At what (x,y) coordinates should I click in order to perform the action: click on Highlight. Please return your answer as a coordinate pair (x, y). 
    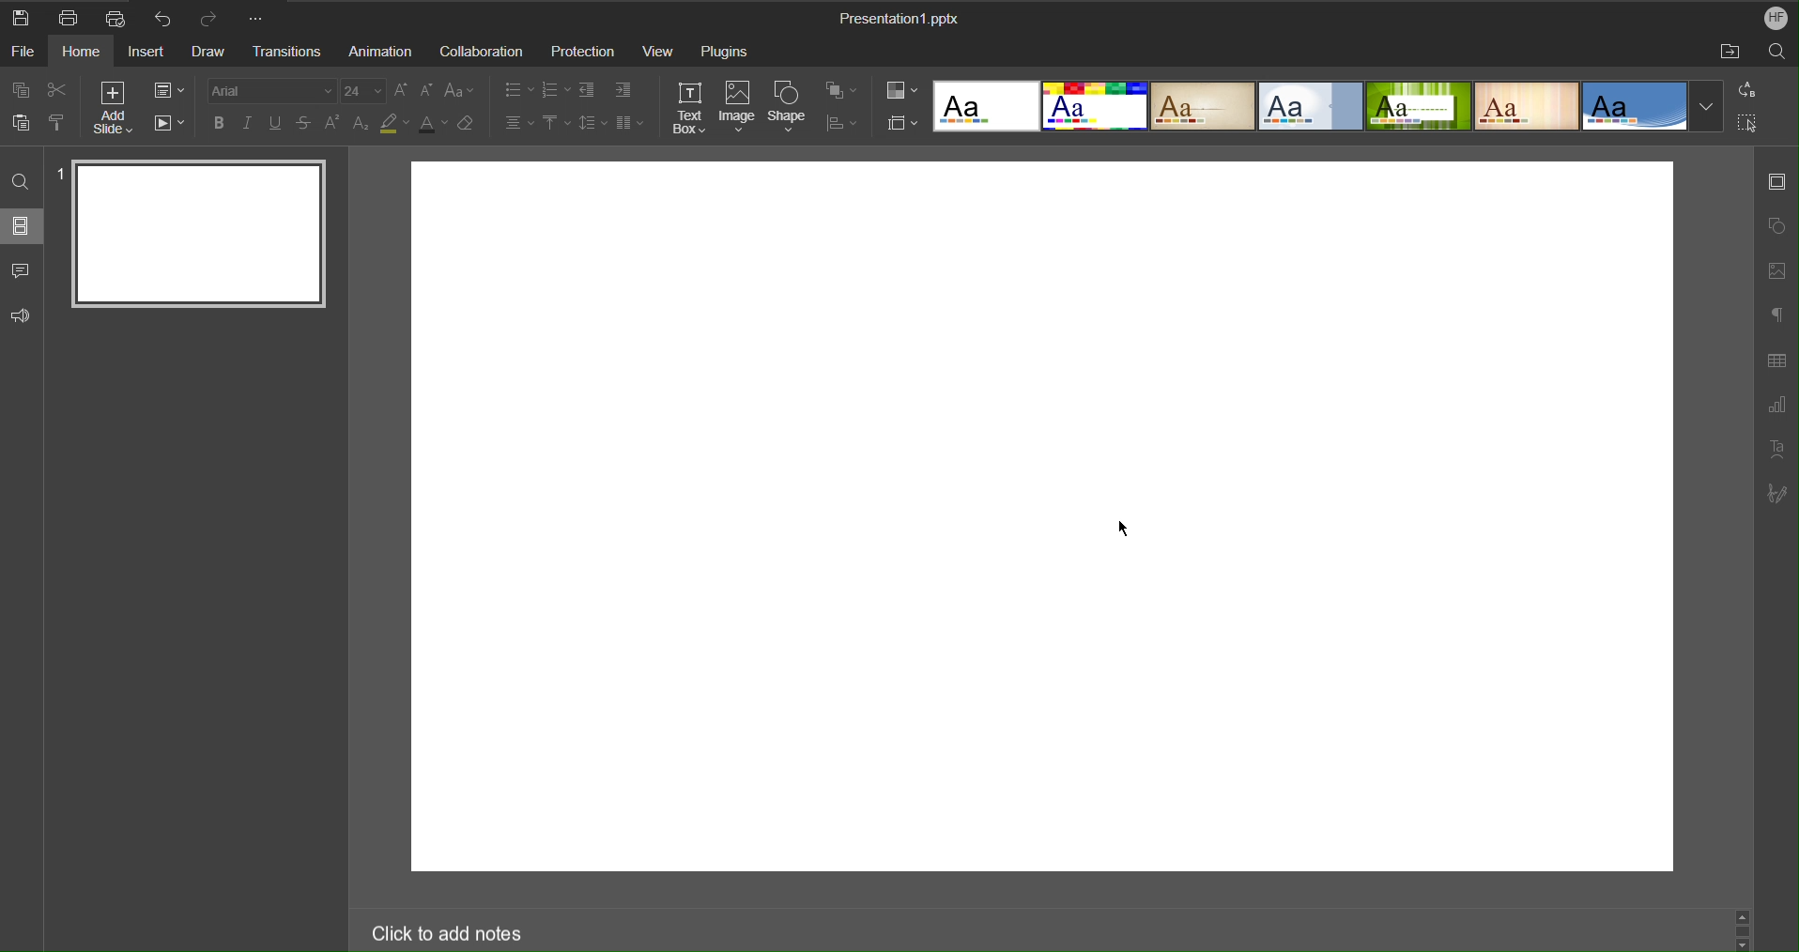
    Looking at the image, I should click on (394, 123).